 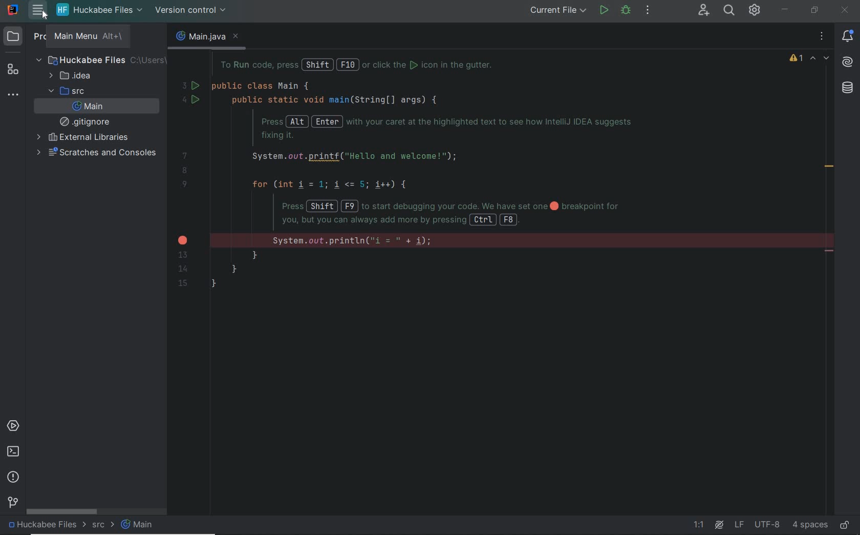 What do you see at coordinates (33, 10) in the screenshot?
I see `main menu` at bounding box center [33, 10].